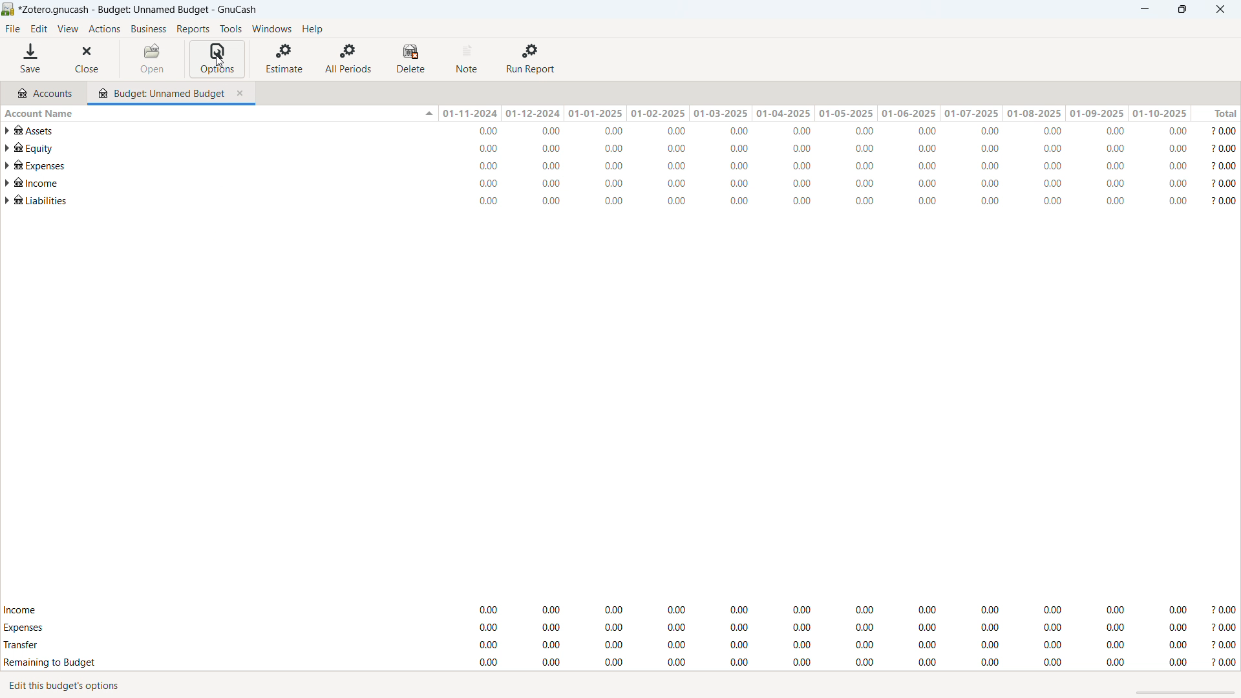 The width and height of the screenshot is (1241, 698). I want to click on save, so click(32, 59).